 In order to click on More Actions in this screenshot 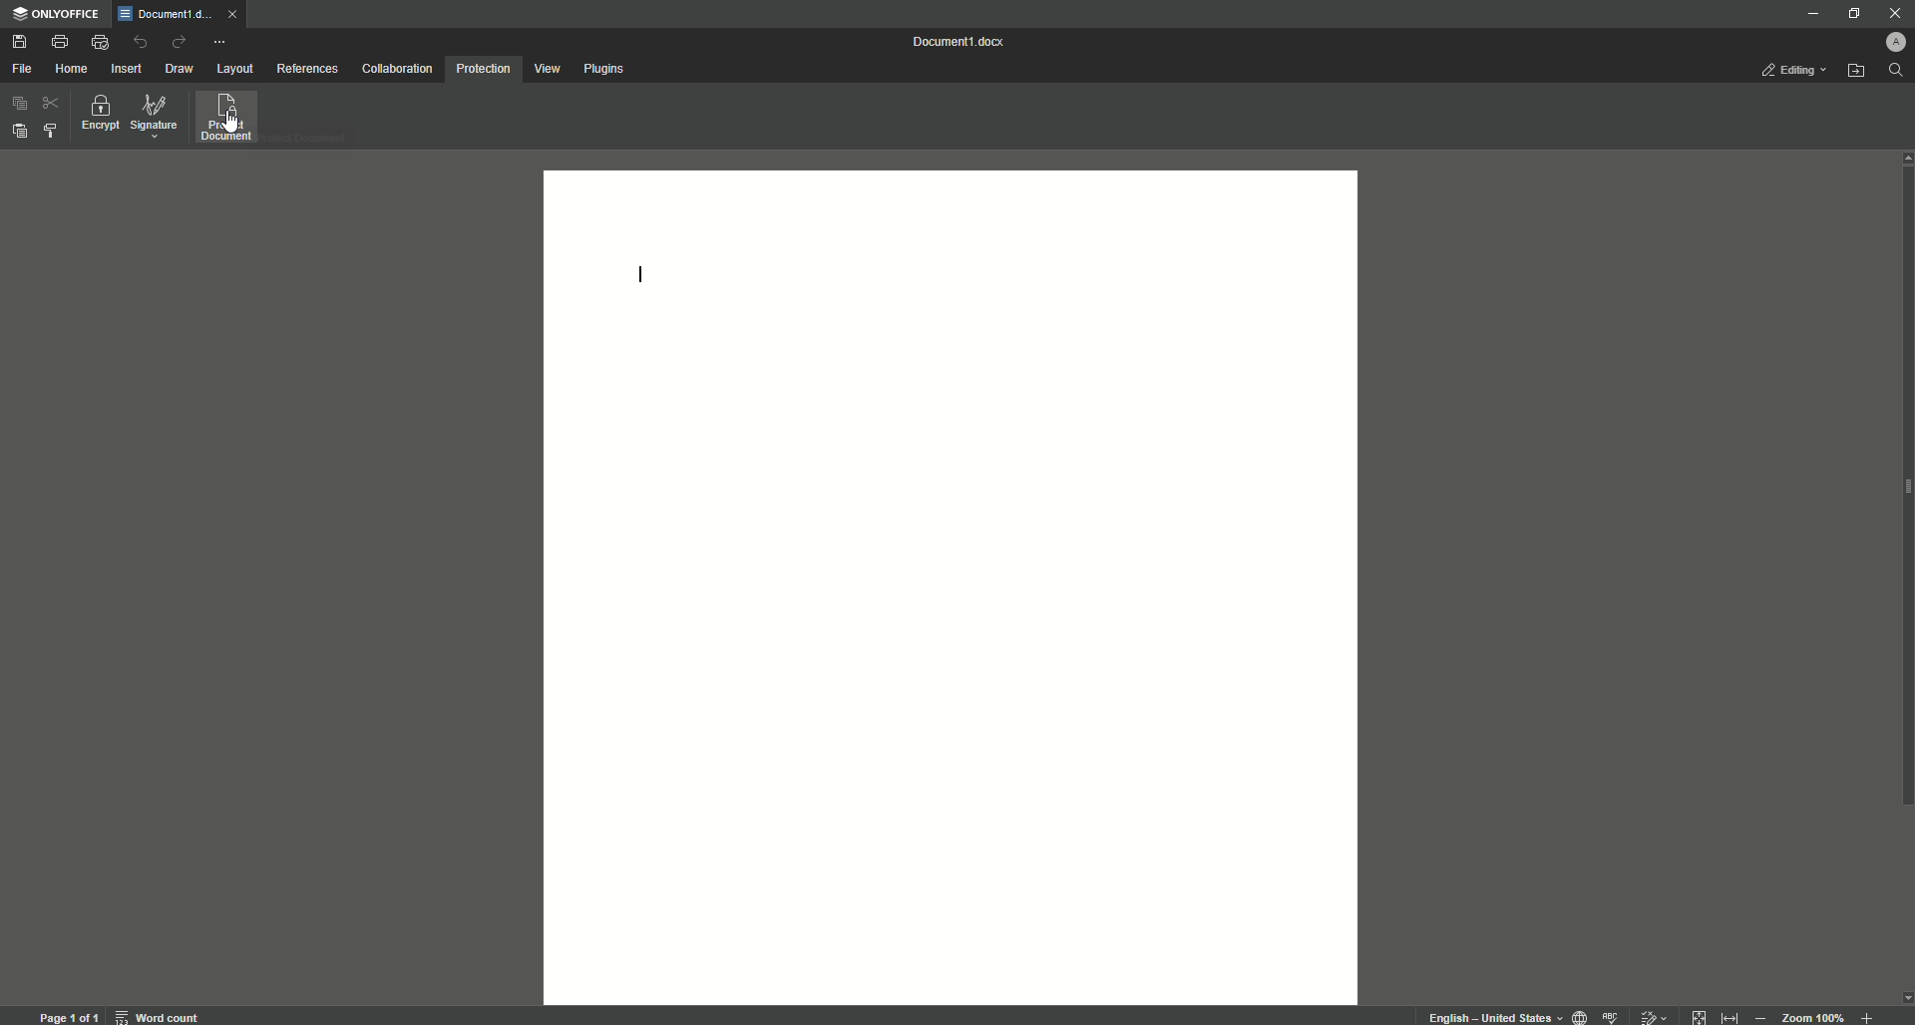, I will do `click(218, 41)`.